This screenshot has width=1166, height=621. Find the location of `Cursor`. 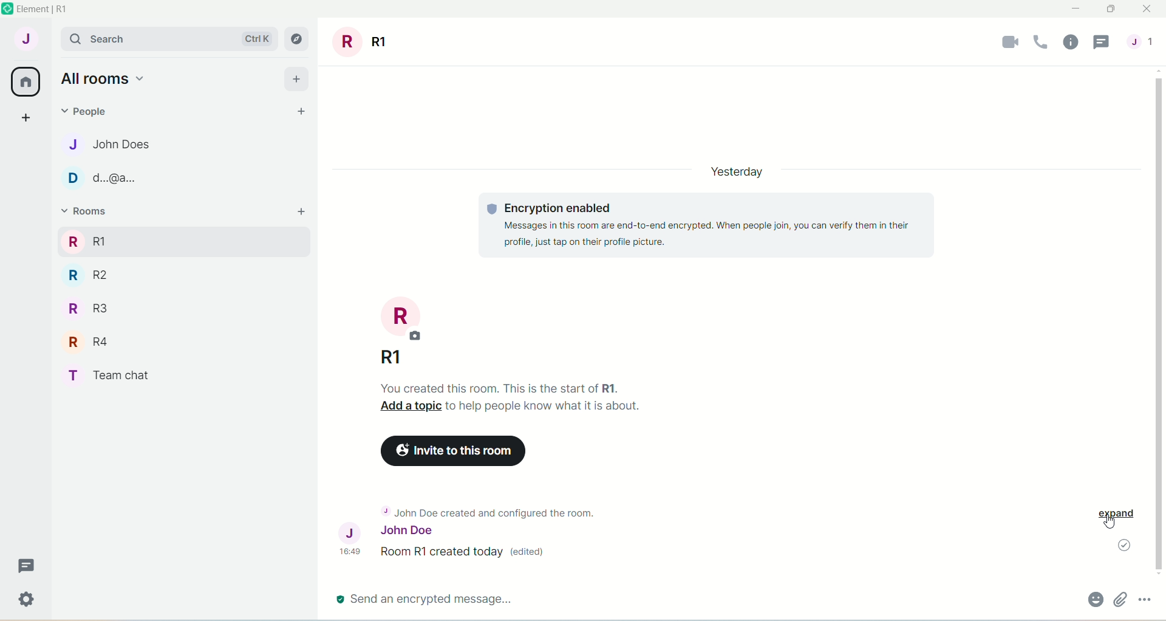

Cursor is located at coordinates (1109, 524).